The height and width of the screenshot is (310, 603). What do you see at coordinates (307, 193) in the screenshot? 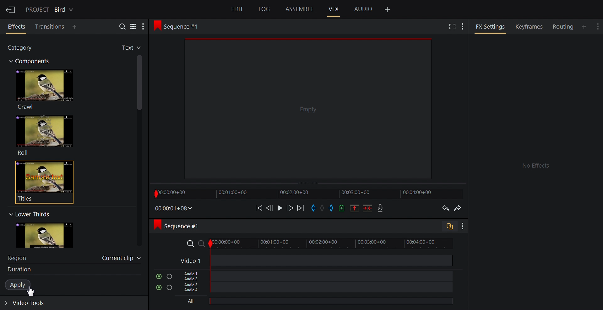
I see `Timeline` at bounding box center [307, 193].